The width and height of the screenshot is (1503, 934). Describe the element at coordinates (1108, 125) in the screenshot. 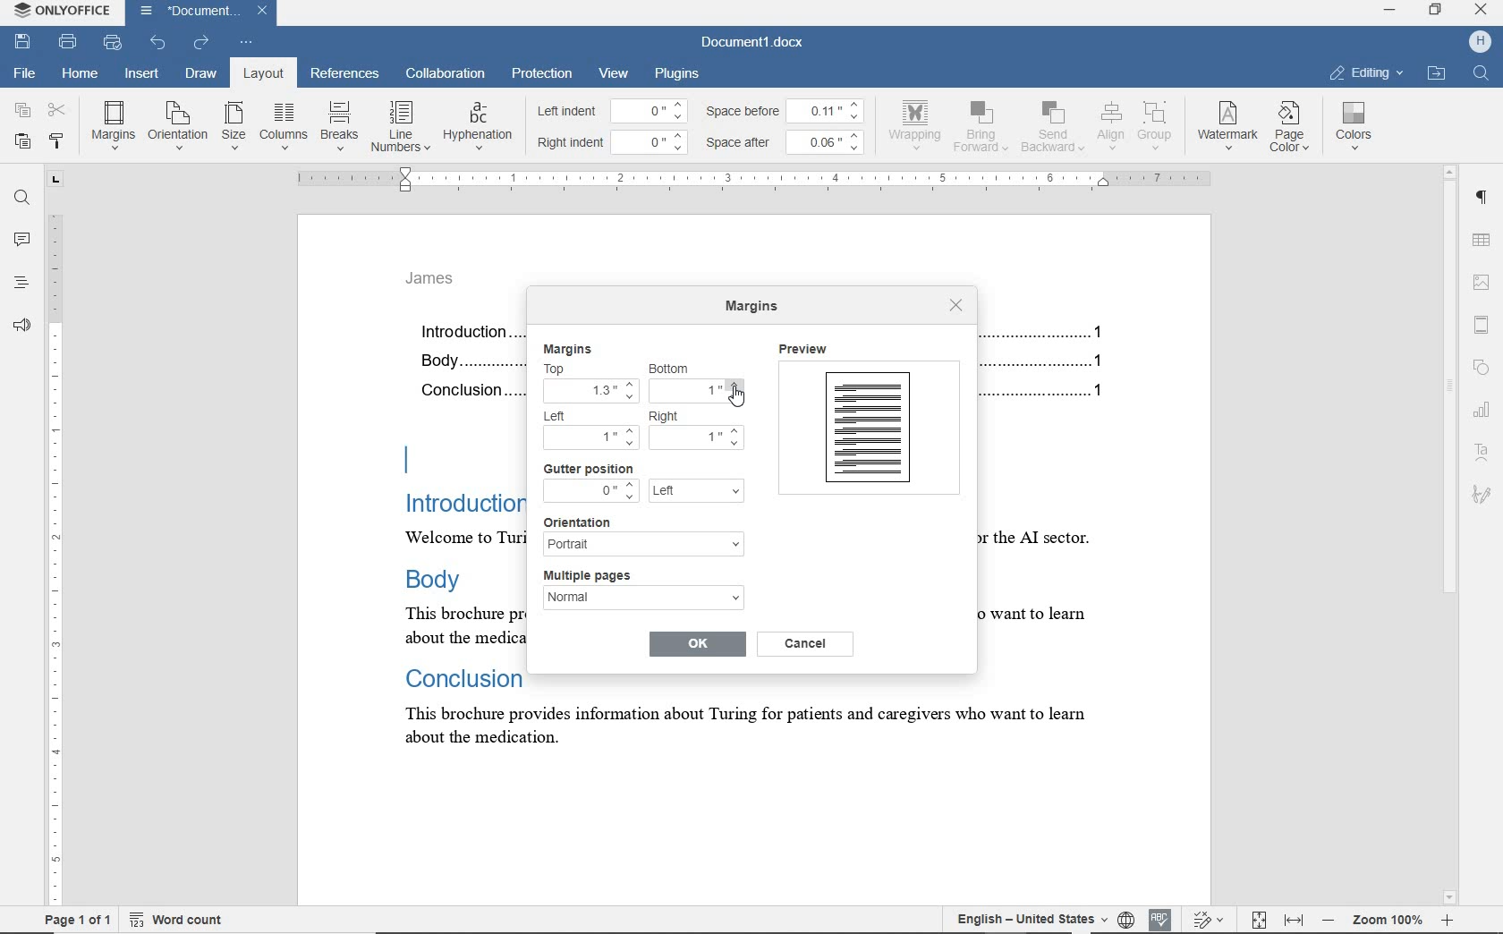

I see `align` at that location.